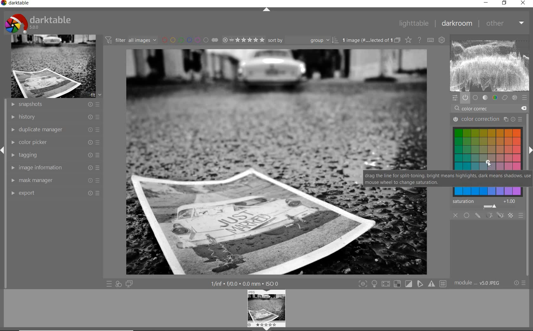 The width and height of the screenshot is (533, 331). Describe the element at coordinates (505, 98) in the screenshot. I see `correct` at that location.